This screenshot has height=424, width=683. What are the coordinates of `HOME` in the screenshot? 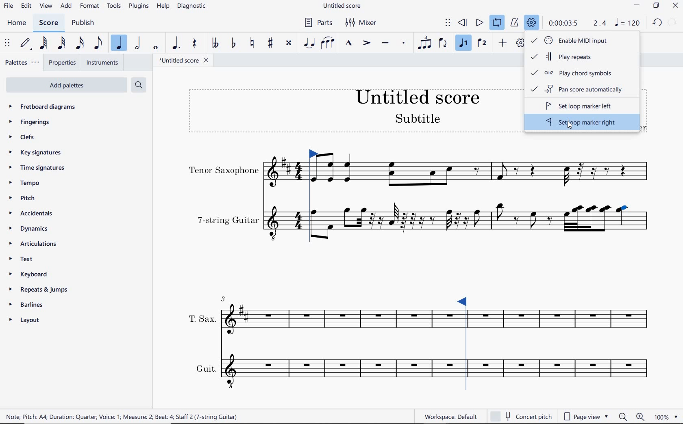 It's located at (16, 23).